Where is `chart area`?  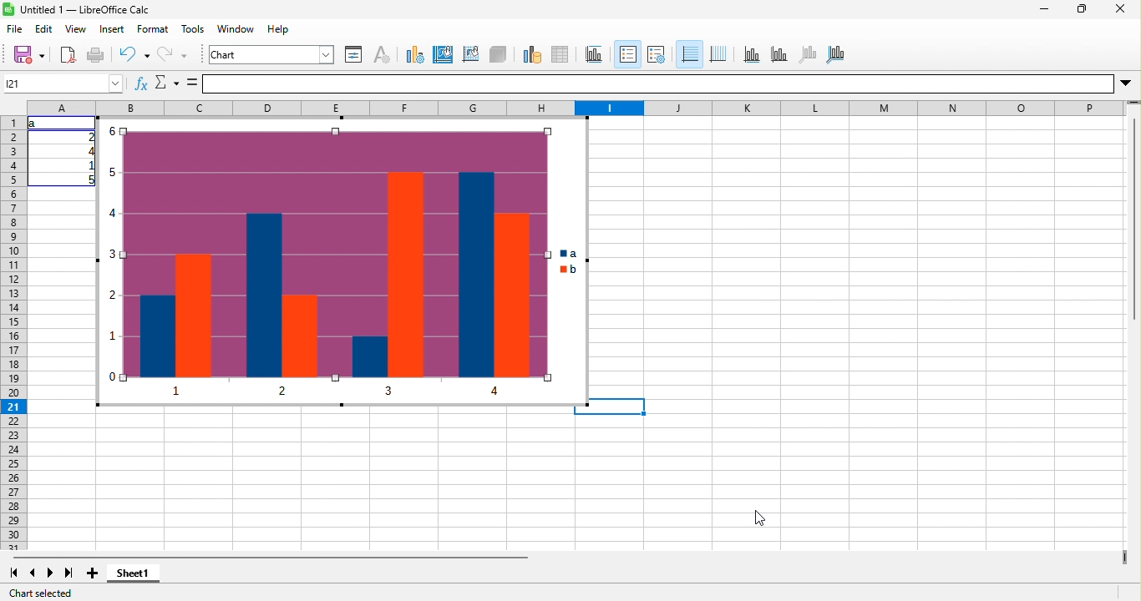
chart area is located at coordinates (444, 56).